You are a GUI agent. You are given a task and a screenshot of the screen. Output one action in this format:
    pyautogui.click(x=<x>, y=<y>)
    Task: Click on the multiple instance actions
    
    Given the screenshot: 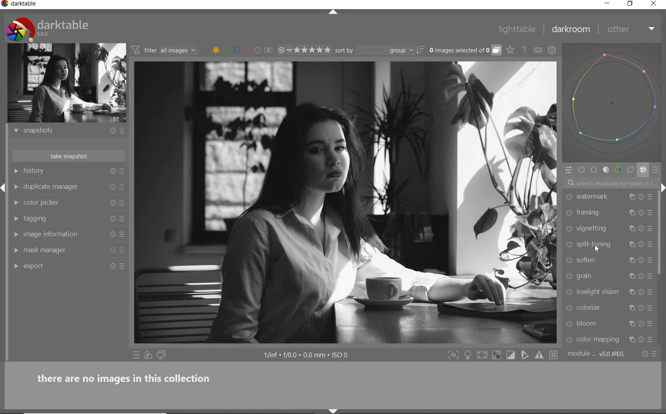 What is the action you would take?
    pyautogui.click(x=630, y=213)
    